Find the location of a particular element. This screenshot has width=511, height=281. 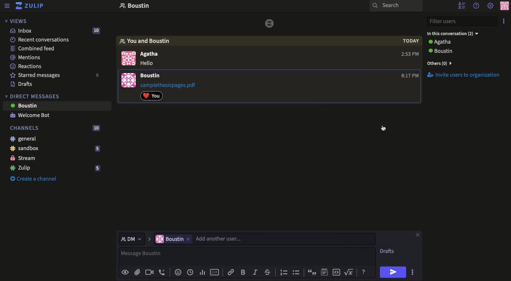

Bulleted list is located at coordinates (296, 272).